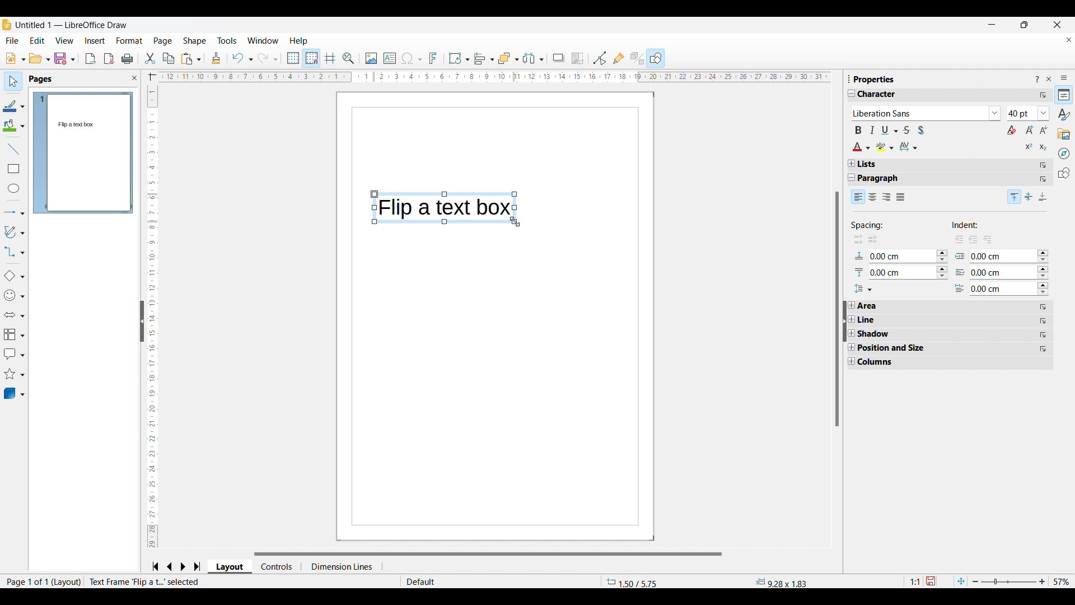 This screenshot has height=605, width=1075. What do you see at coordinates (390, 58) in the screenshot?
I see `Insert text box` at bounding box center [390, 58].